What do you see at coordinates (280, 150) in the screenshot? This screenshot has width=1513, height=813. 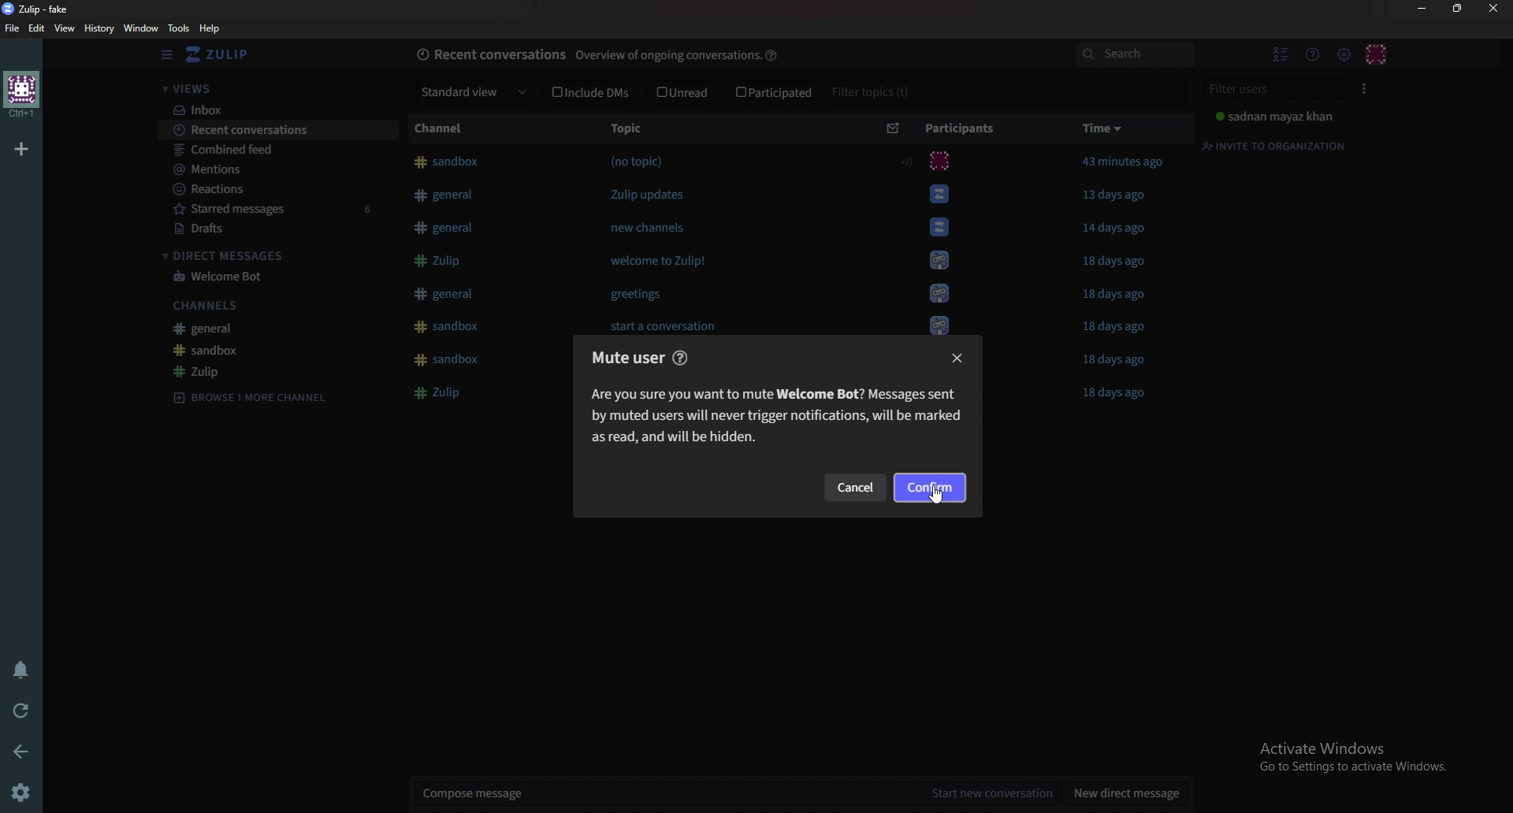 I see `Combined feed` at bounding box center [280, 150].